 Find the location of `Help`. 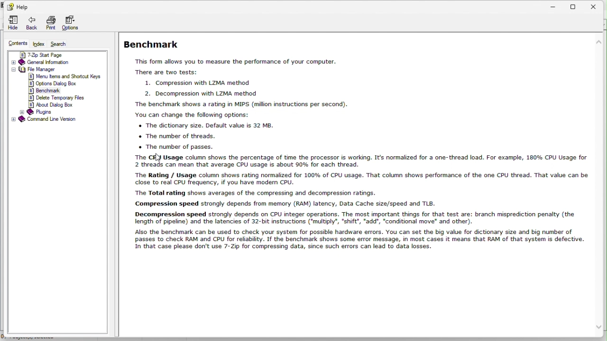

Help is located at coordinates (18, 7).